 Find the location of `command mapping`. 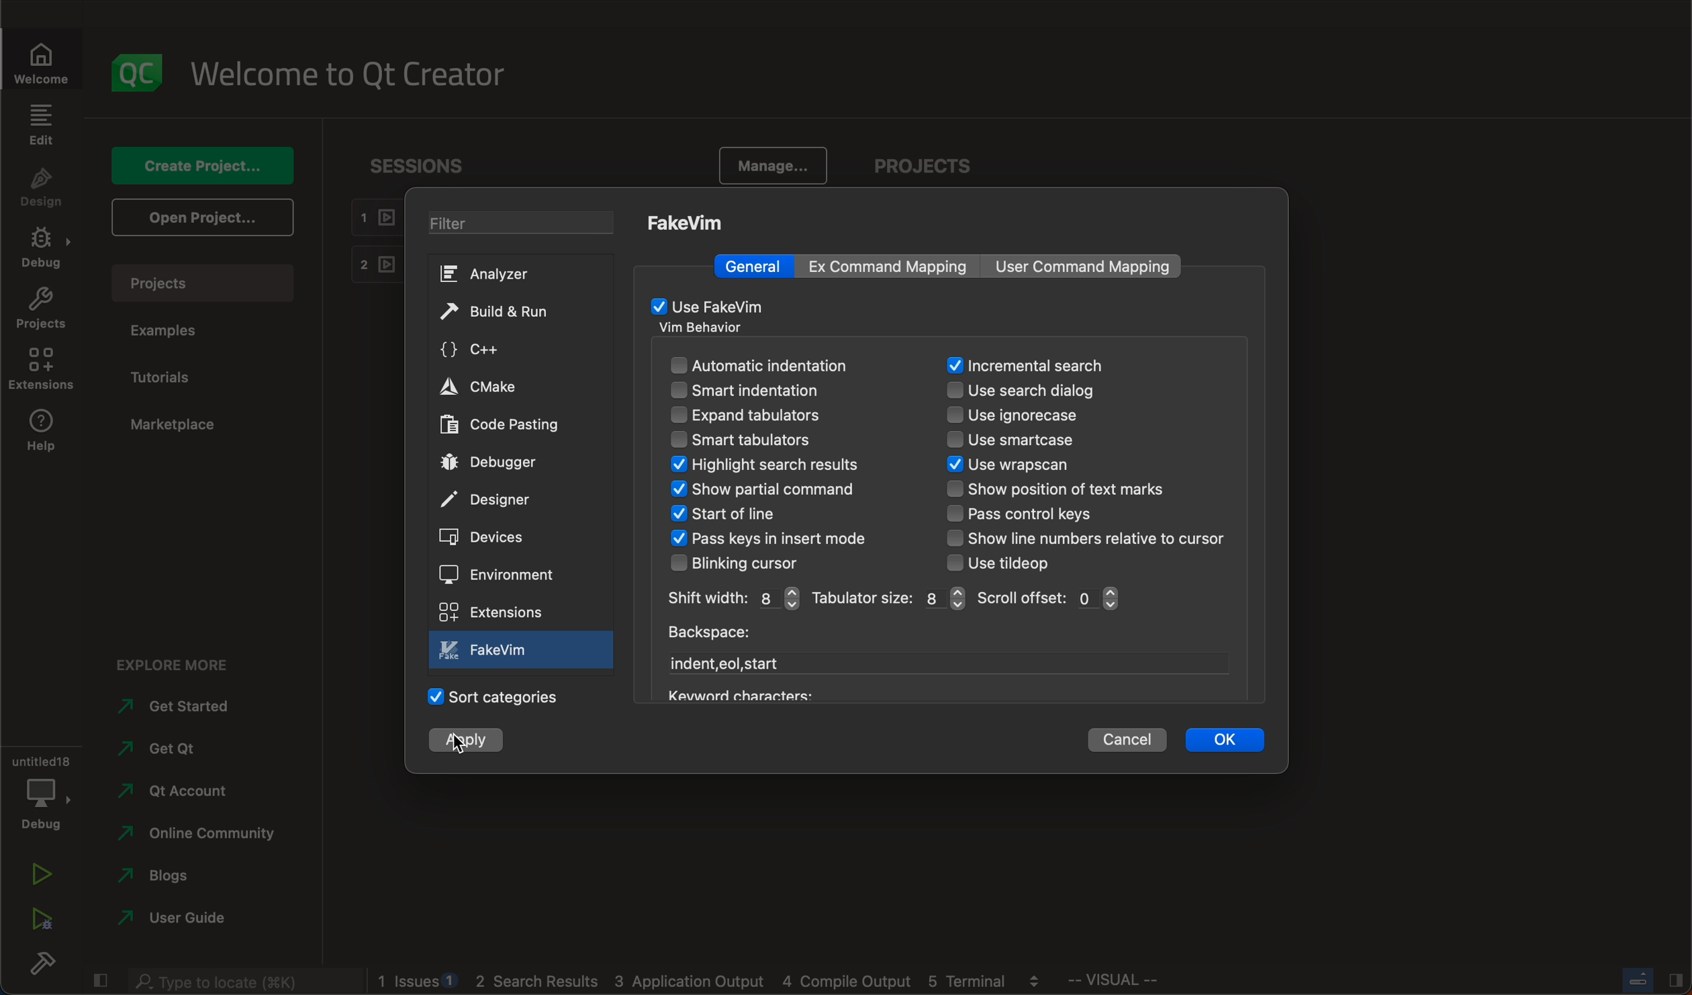

command mapping is located at coordinates (1086, 267).